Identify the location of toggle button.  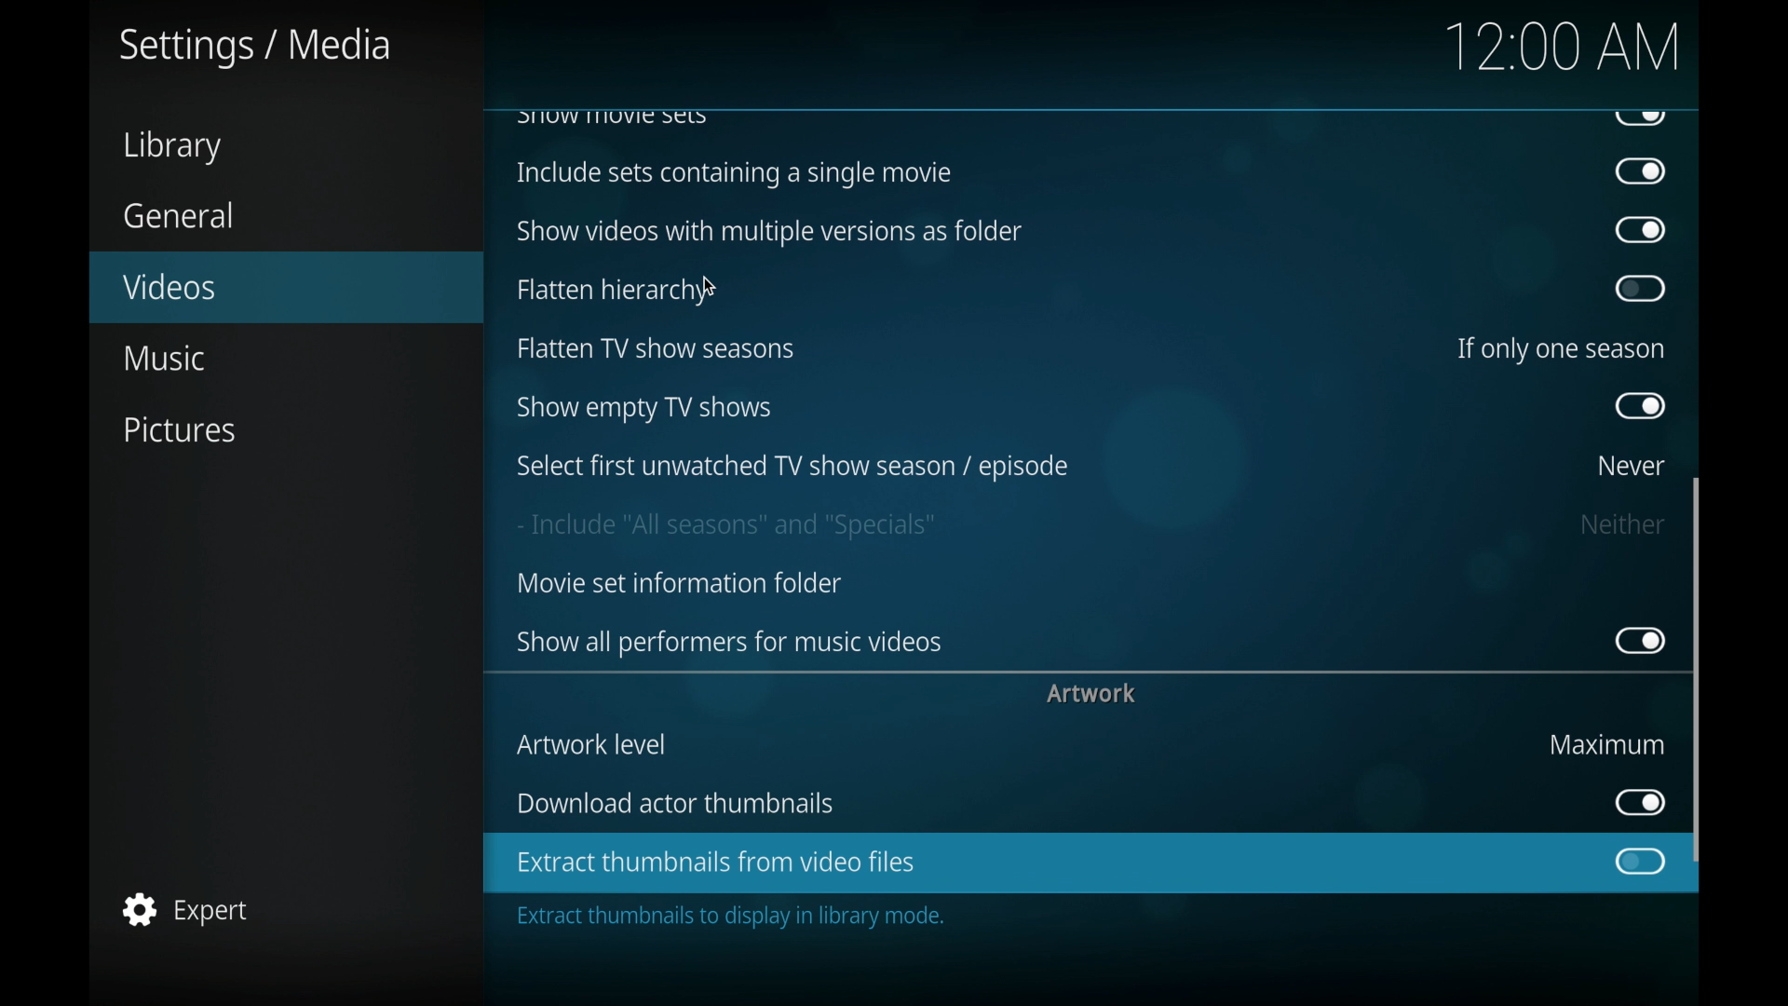
(1642, 289).